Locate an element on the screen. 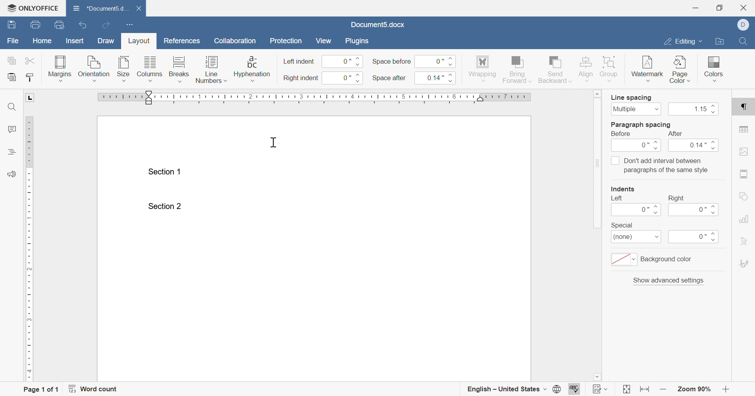 Image resolution: width=755 pixels, height=396 pixels. group is located at coordinates (611, 69).